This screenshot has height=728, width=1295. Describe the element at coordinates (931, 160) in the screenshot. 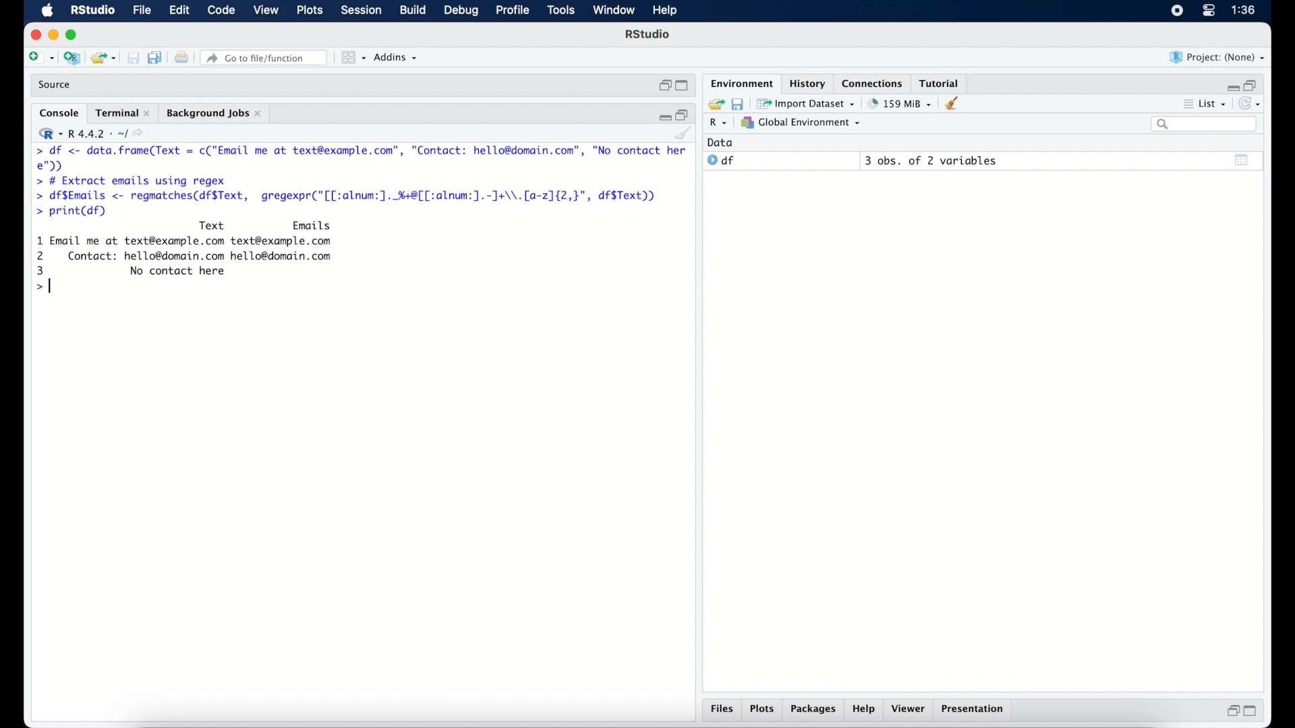

I see `3 obs, of 2 variables` at that location.